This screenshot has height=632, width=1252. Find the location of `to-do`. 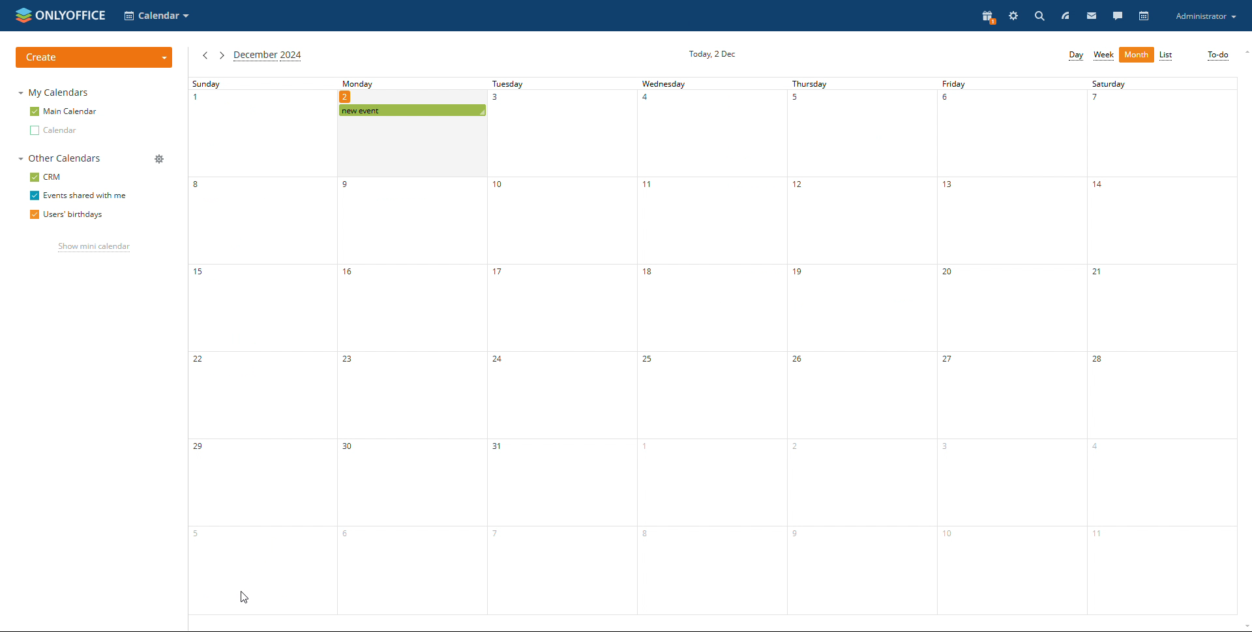

to-do is located at coordinates (1219, 56).